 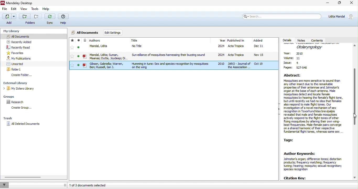 I want to click on research, so click(x=17, y=102).